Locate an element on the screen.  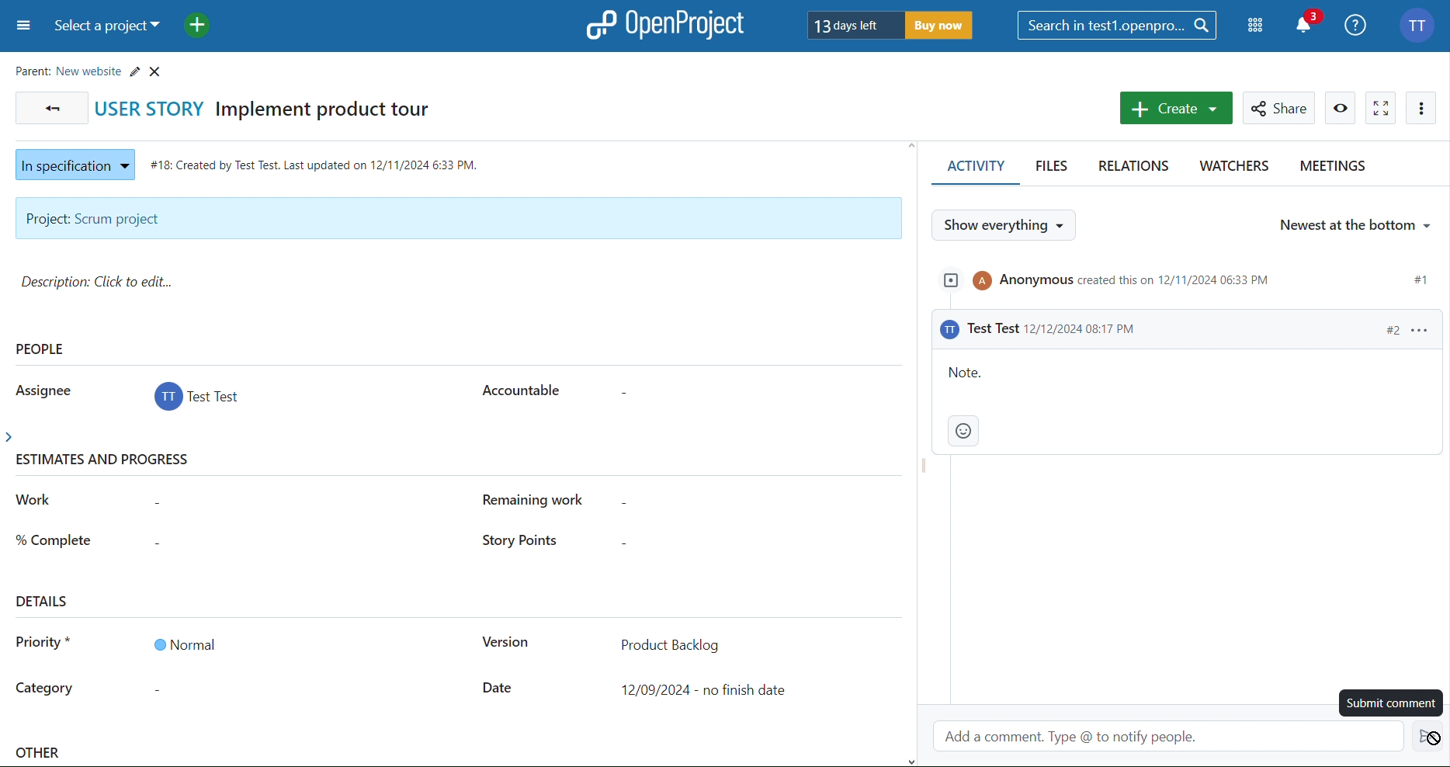
Created by date time is located at coordinates (318, 161).